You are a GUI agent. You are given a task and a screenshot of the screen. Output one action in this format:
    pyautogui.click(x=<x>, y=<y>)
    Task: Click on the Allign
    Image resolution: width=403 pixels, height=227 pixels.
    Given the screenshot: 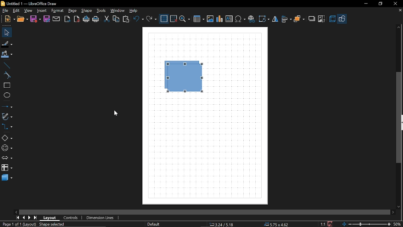 What is the action you would take?
    pyautogui.click(x=287, y=19)
    